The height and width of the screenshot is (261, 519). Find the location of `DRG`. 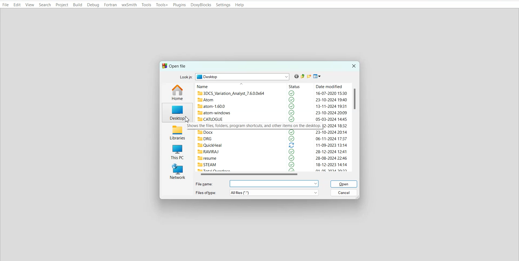

DRG is located at coordinates (204, 139).